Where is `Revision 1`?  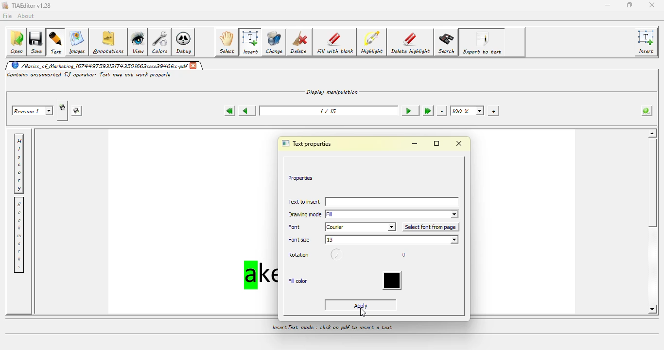 Revision 1 is located at coordinates (34, 110).